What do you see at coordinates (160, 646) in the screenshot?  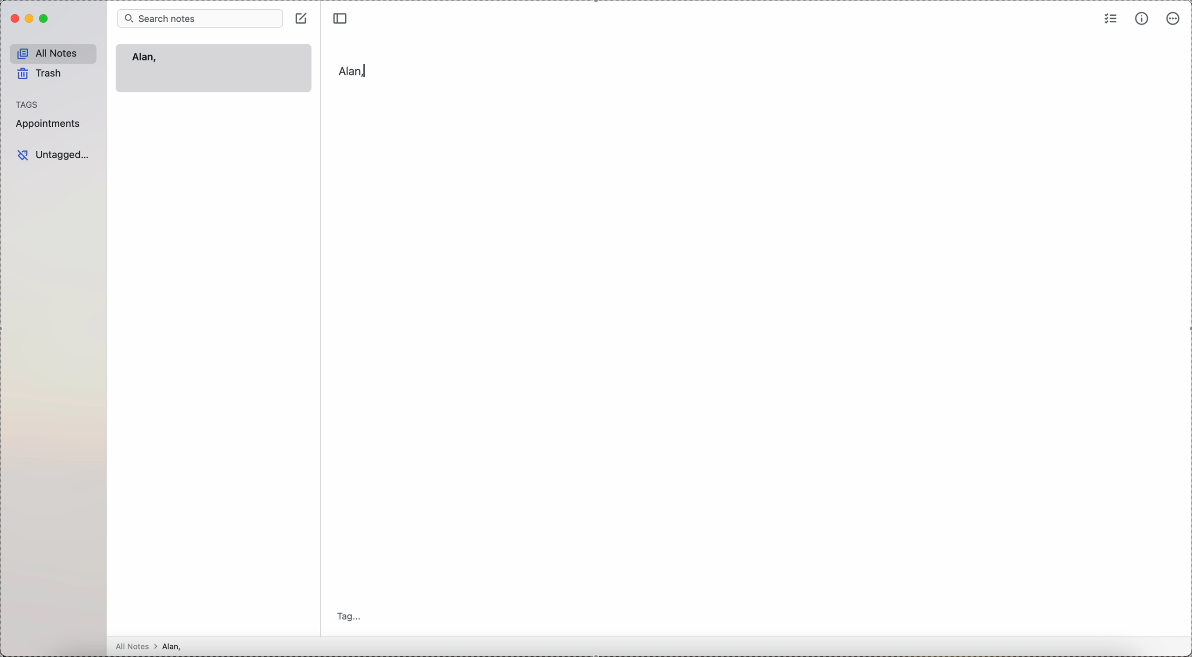 I see `all notes > Alan,` at bounding box center [160, 646].